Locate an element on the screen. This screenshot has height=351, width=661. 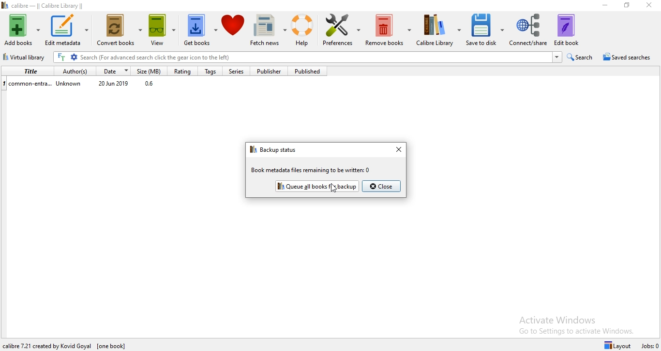
Unknown is located at coordinates (70, 85).